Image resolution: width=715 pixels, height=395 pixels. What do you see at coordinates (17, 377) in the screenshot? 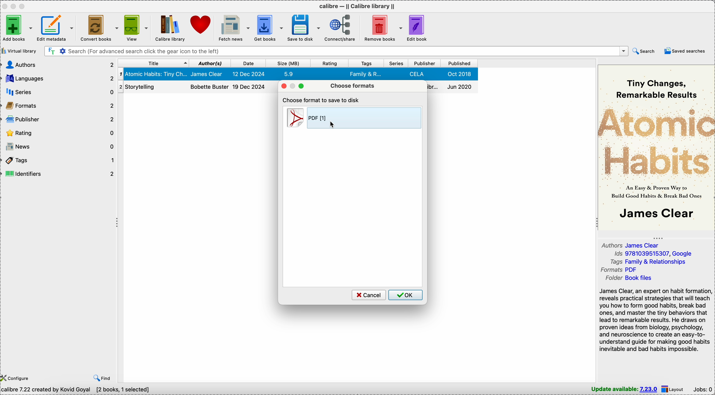
I see `configure` at bounding box center [17, 377].